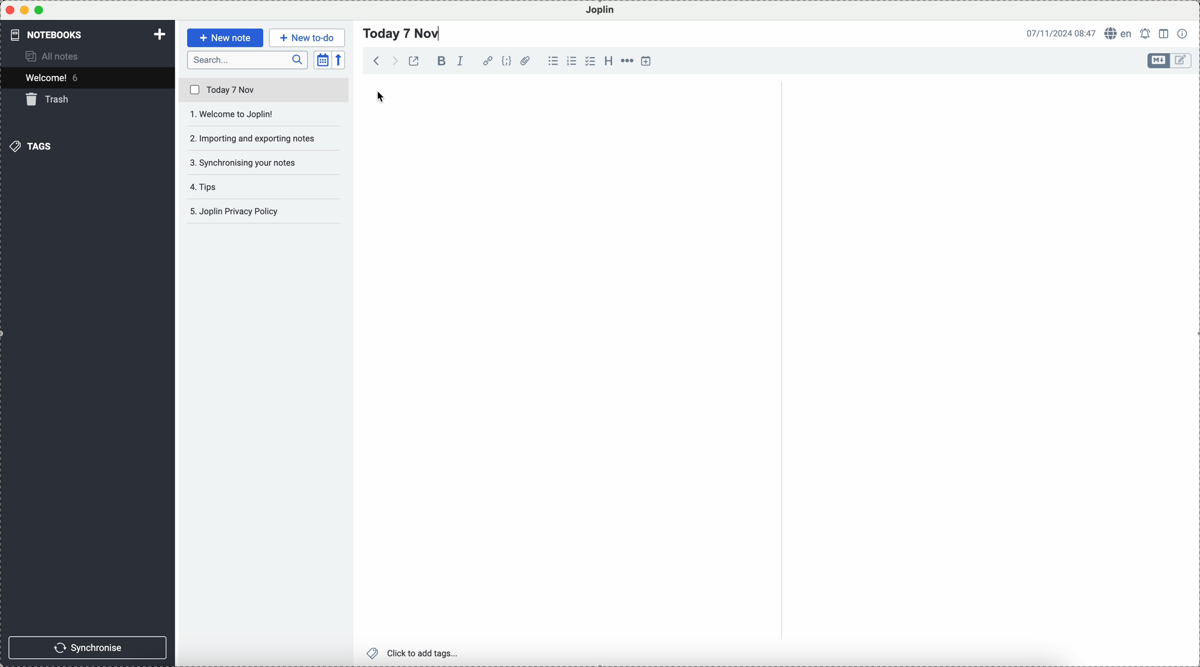 Image resolution: width=1200 pixels, height=667 pixels. I want to click on heading, so click(608, 60).